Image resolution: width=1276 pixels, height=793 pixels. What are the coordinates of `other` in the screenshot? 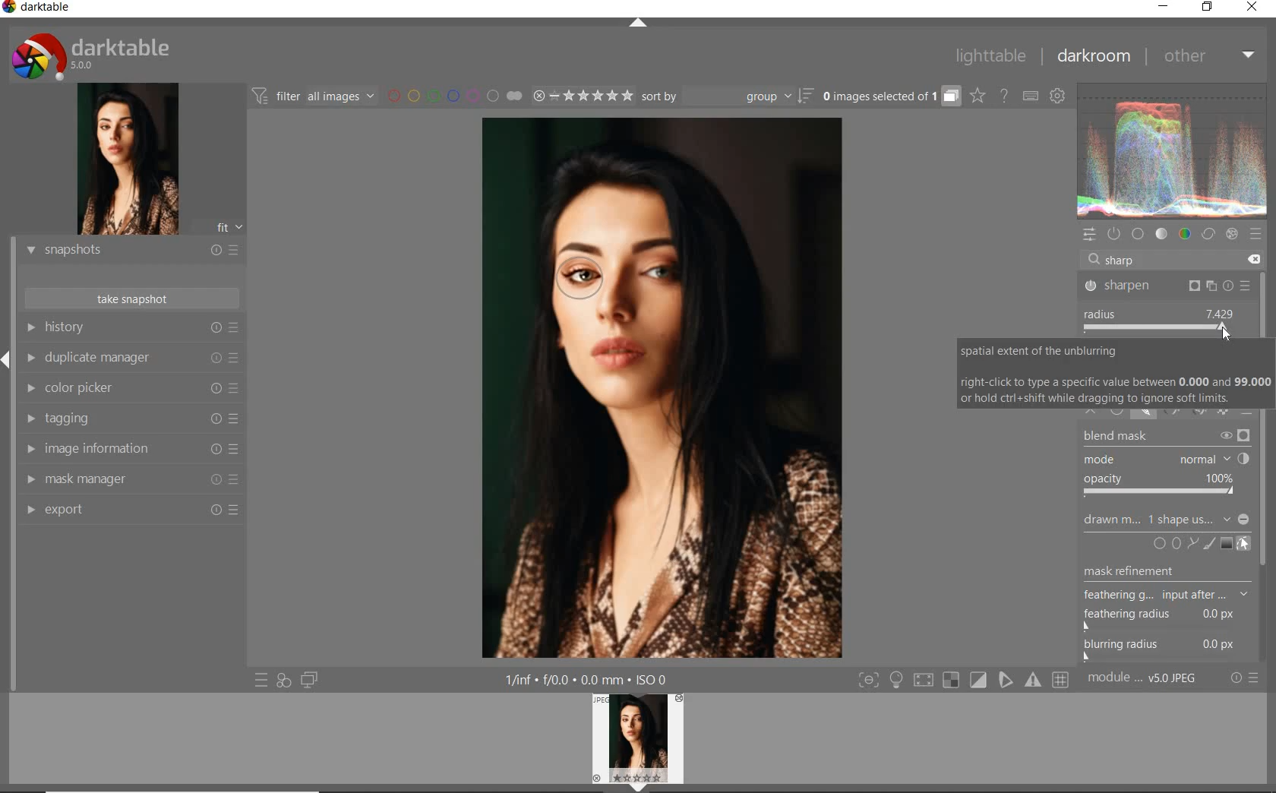 It's located at (1206, 56).